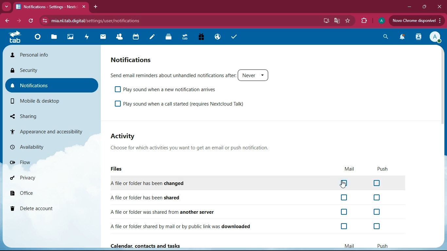 This screenshot has height=251, width=447. Describe the element at coordinates (90, 21) in the screenshot. I see `url` at that location.